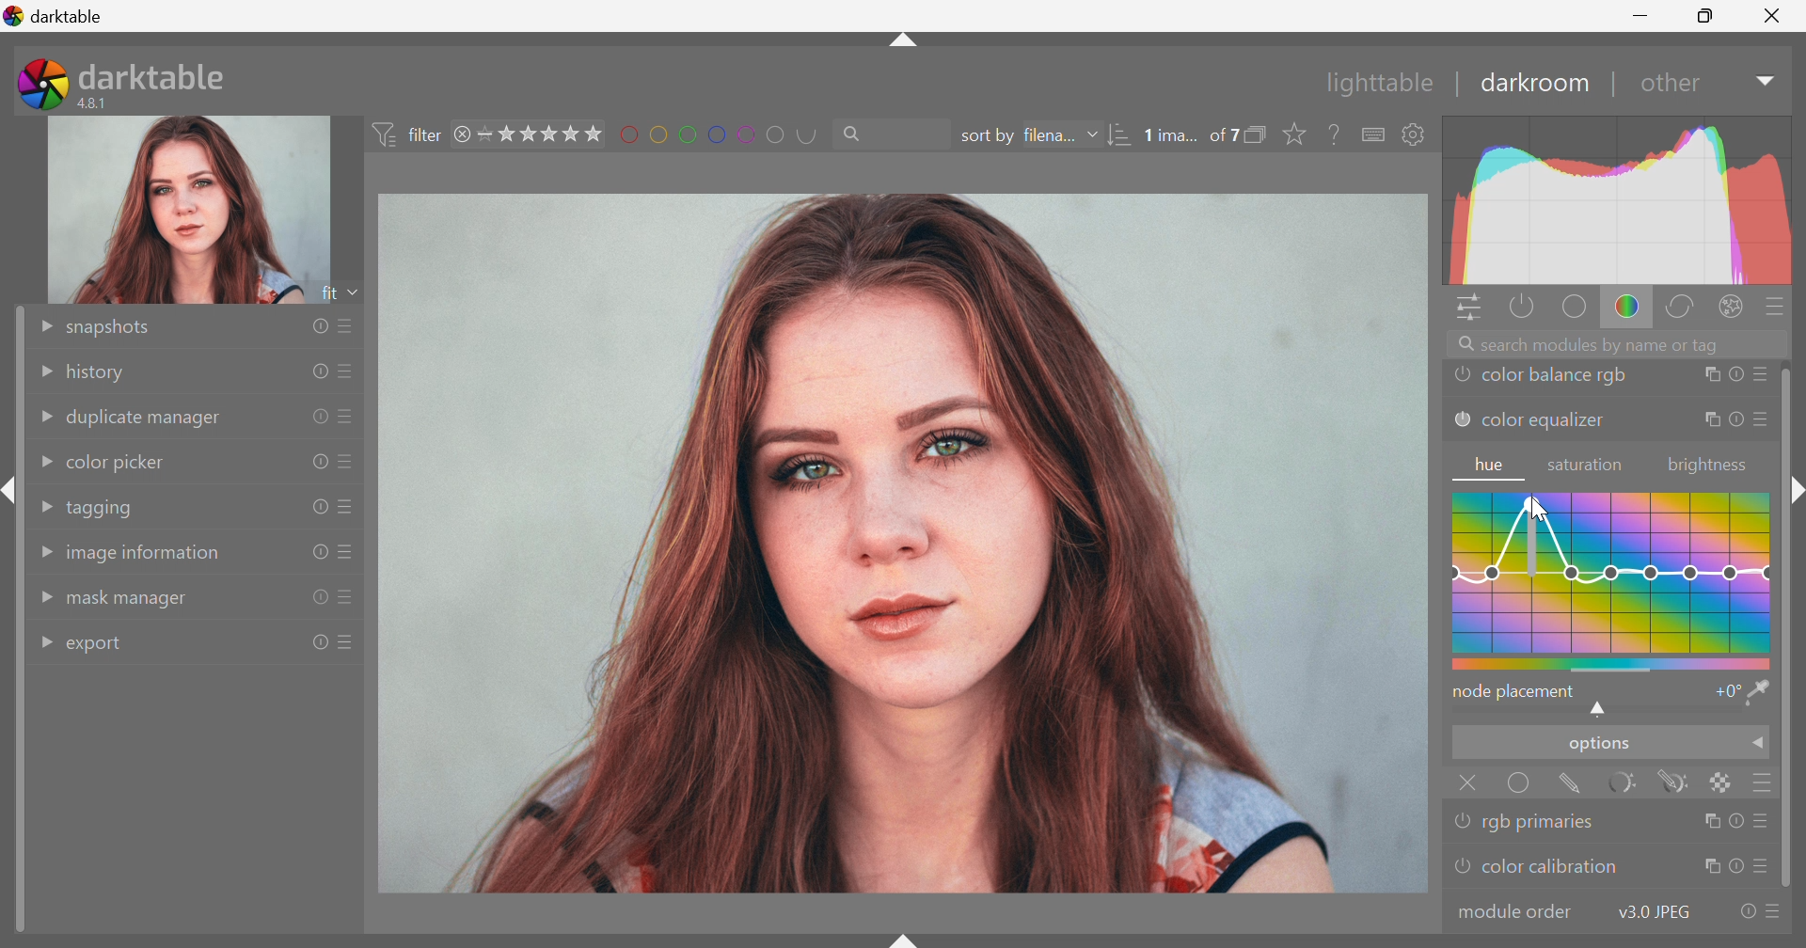  What do you see at coordinates (1414, 134) in the screenshot?
I see `show global preference` at bounding box center [1414, 134].